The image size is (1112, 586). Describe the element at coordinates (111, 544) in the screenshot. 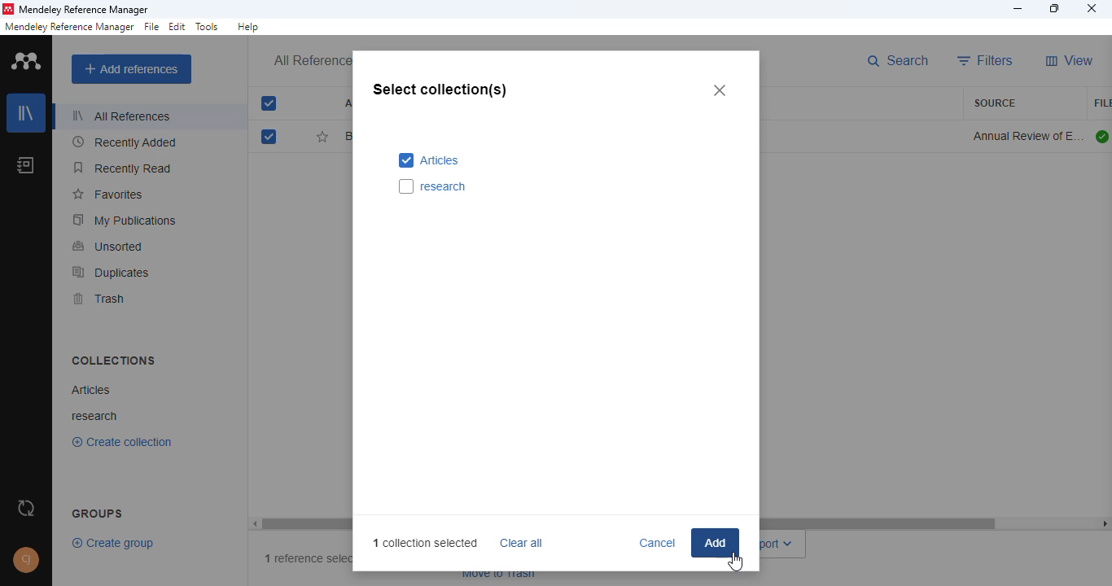

I see `create group` at that location.